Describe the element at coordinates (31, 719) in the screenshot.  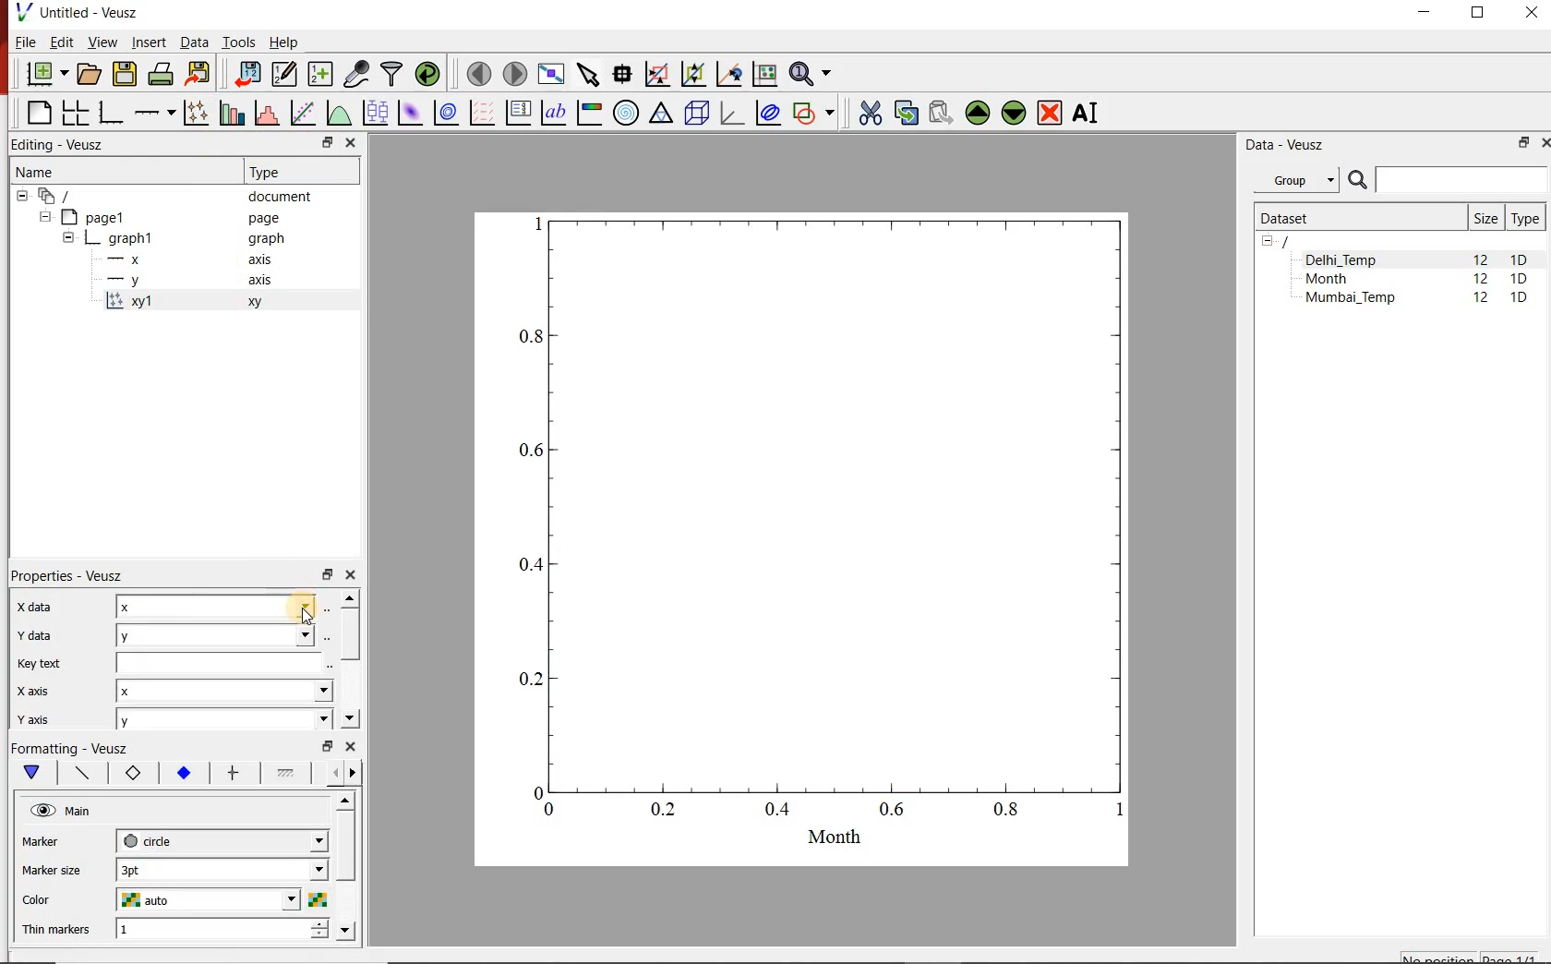
I see `y axis` at that location.